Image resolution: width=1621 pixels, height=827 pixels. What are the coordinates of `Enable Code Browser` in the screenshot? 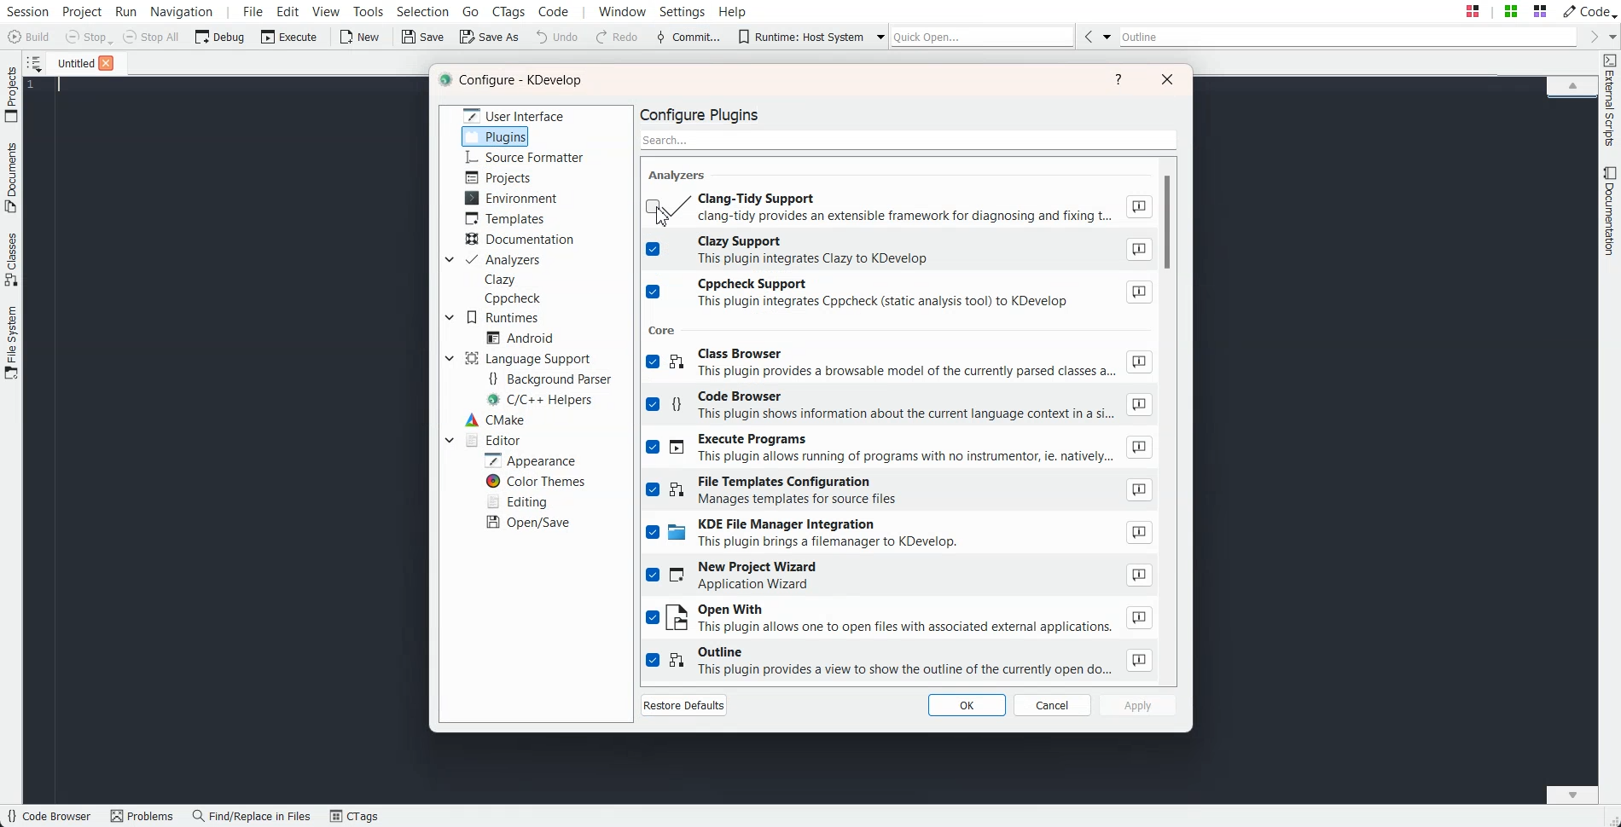 It's located at (899, 408).